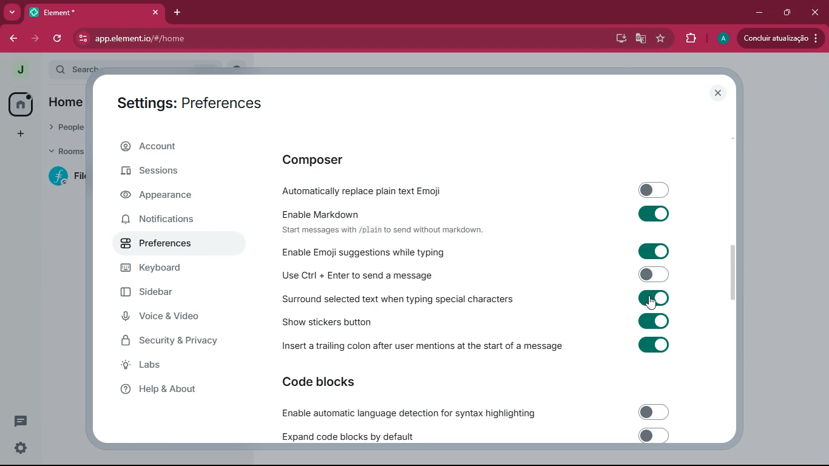 This screenshot has width=829, height=466. Describe the element at coordinates (167, 293) in the screenshot. I see `sidebar` at that location.